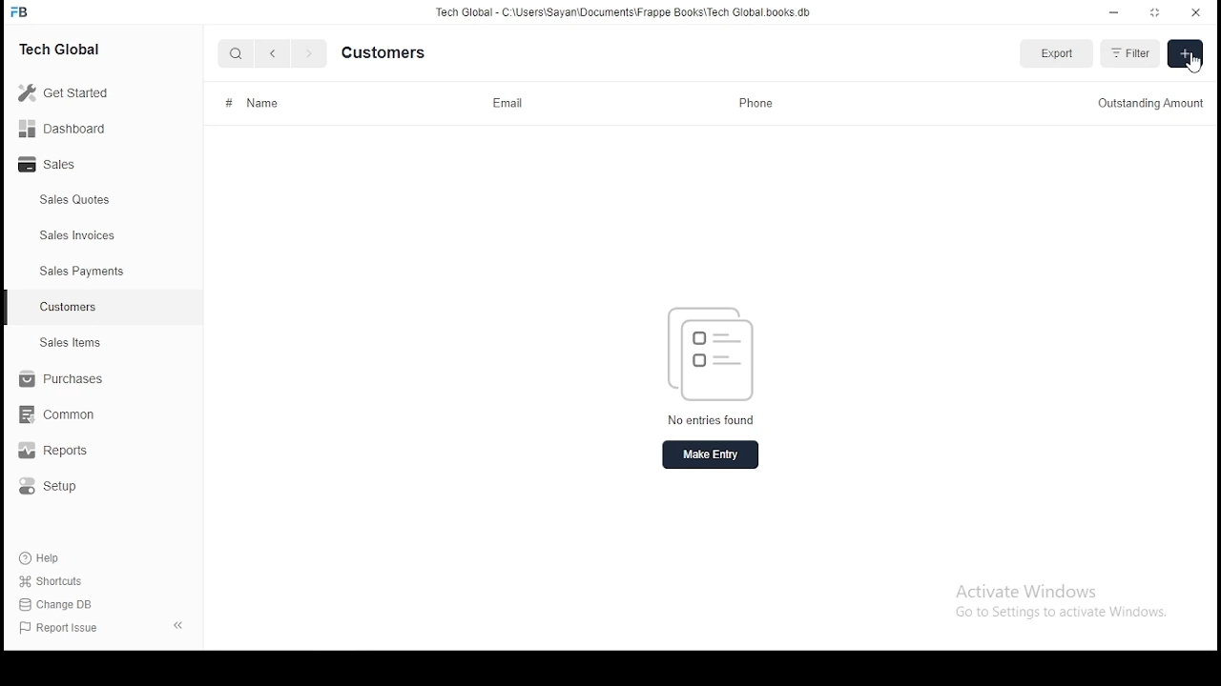  I want to click on dashboard, so click(63, 127).